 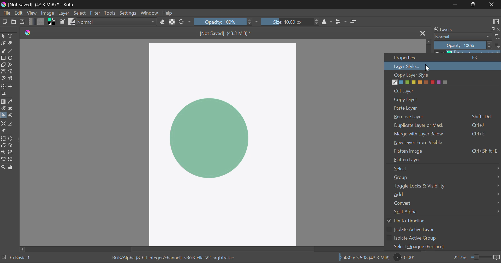 What do you see at coordinates (32, 14) in the screenshot?
I see `View` at bounding box center [32, 14].